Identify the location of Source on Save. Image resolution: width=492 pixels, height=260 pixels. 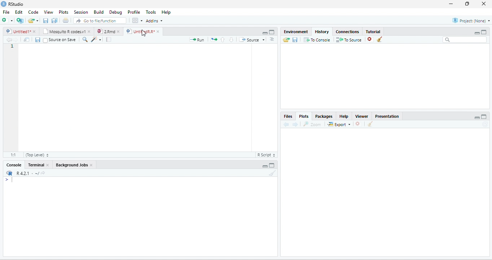
(60, 40).